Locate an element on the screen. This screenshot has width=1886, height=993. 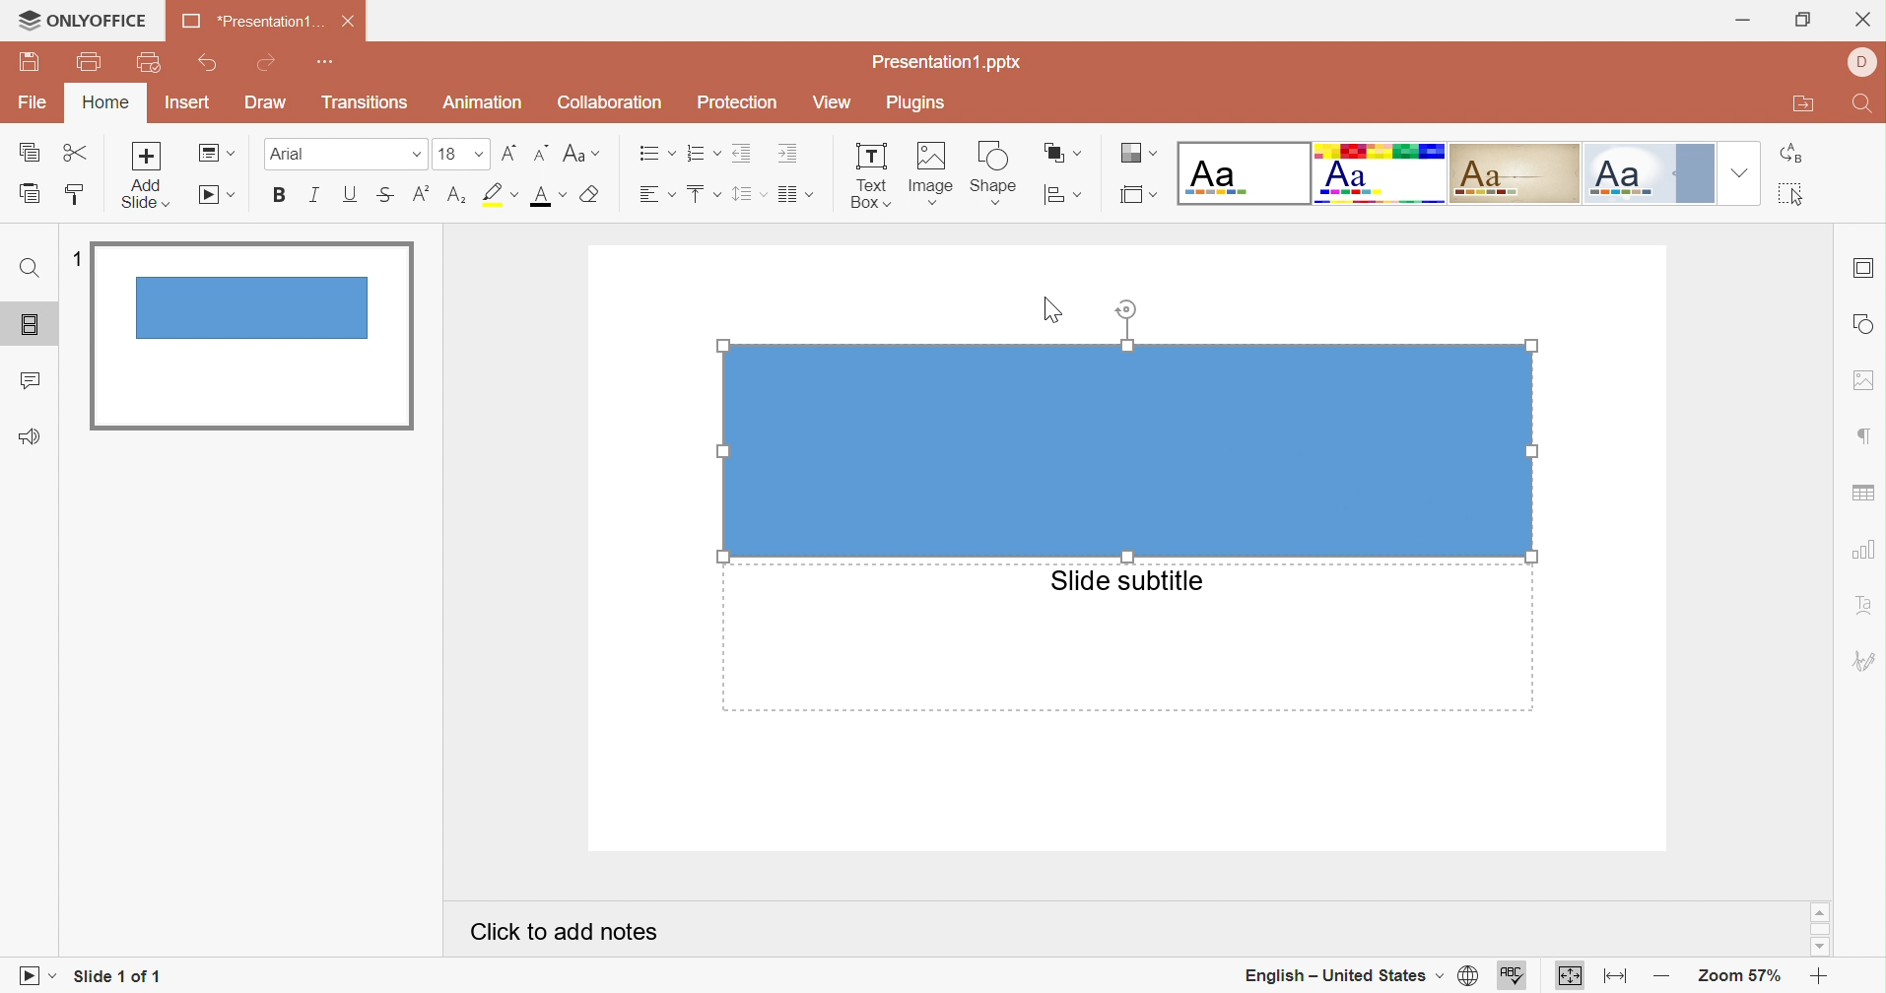
Paste is located at coordinates (30, 193).